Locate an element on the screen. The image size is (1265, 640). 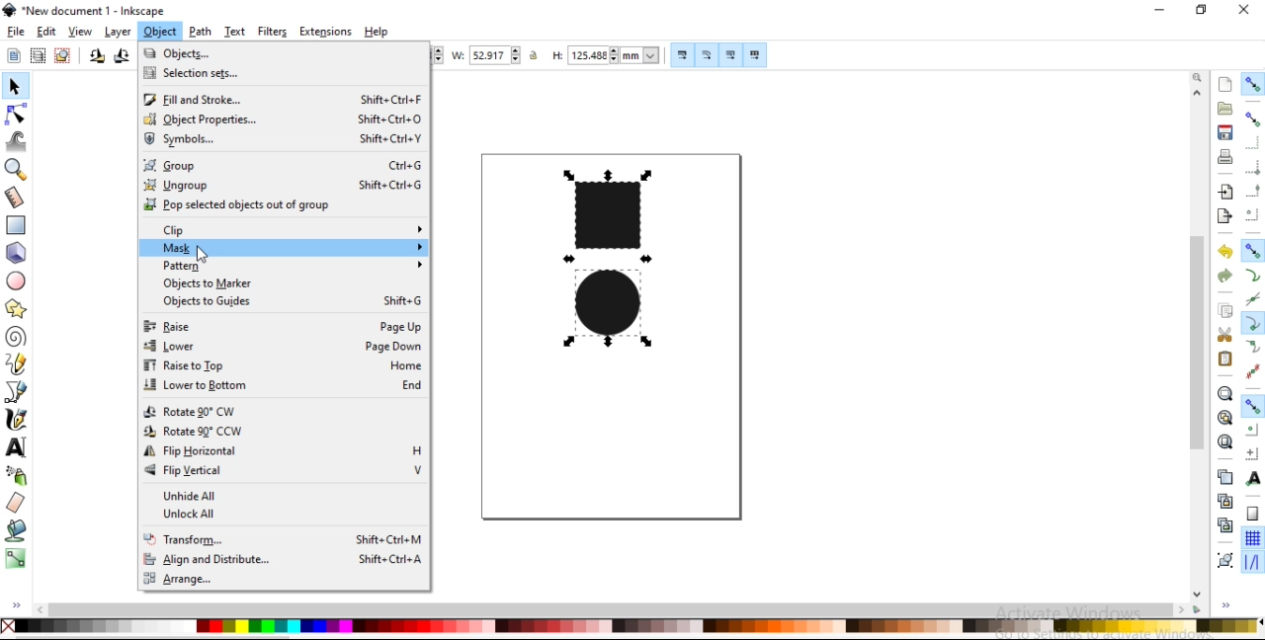
snap to path intersections is located at coordinates (1251, 297).